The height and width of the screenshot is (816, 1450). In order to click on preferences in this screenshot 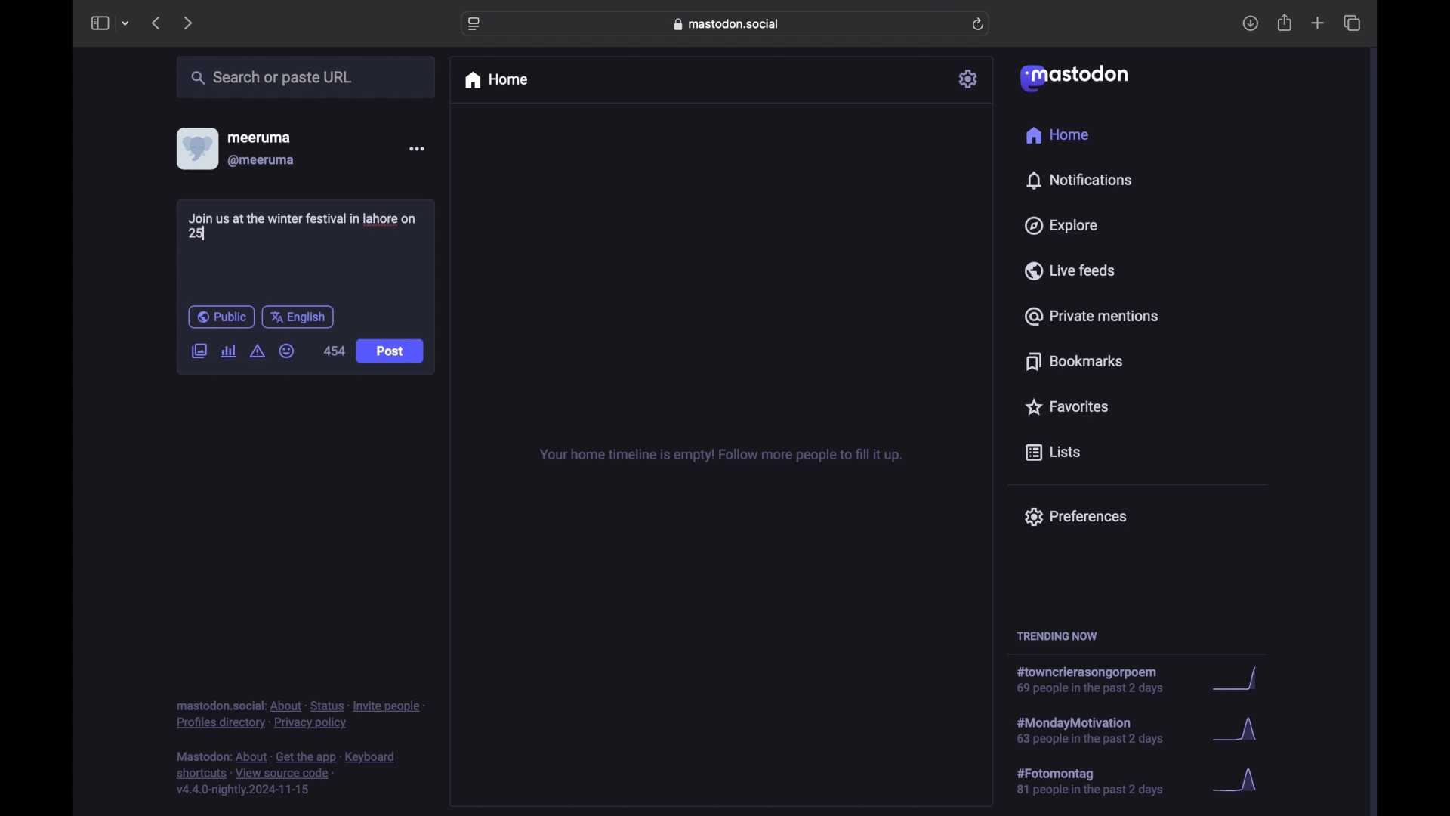, I will do `click(1075, 515)`.